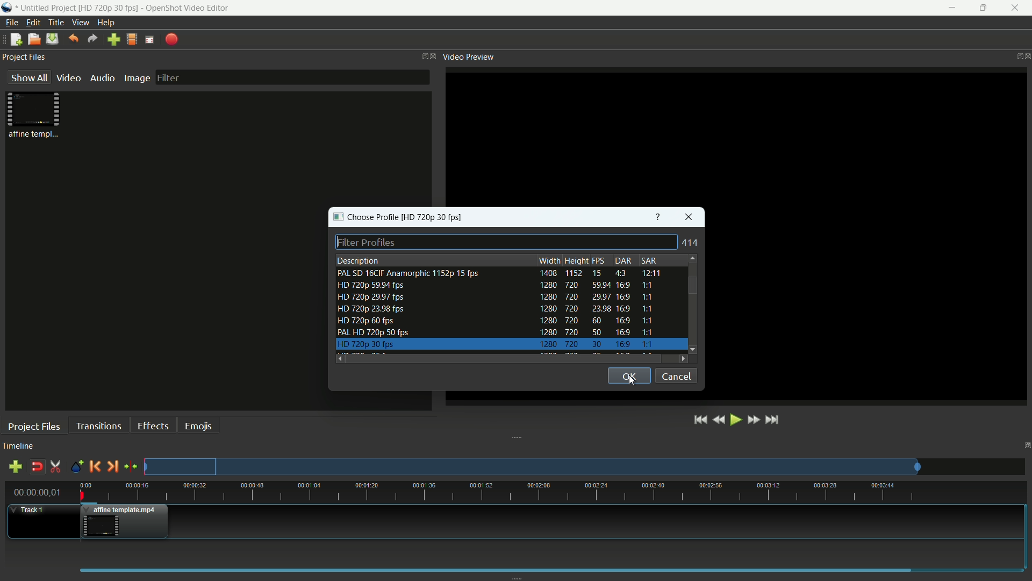  I want to click on maximize, so click(984, 9).